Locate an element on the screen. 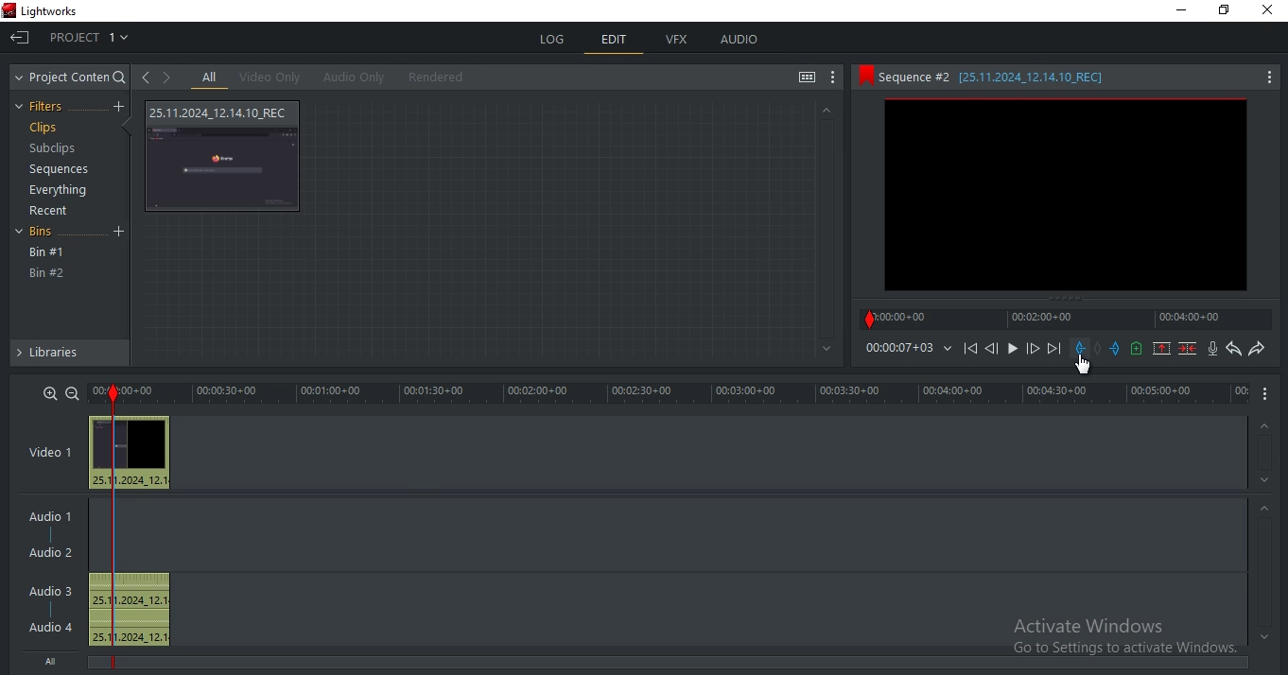 Image resolution: width=1288 pixels, height=675 pixels. Lightworks is located at coordinates (78, 10).